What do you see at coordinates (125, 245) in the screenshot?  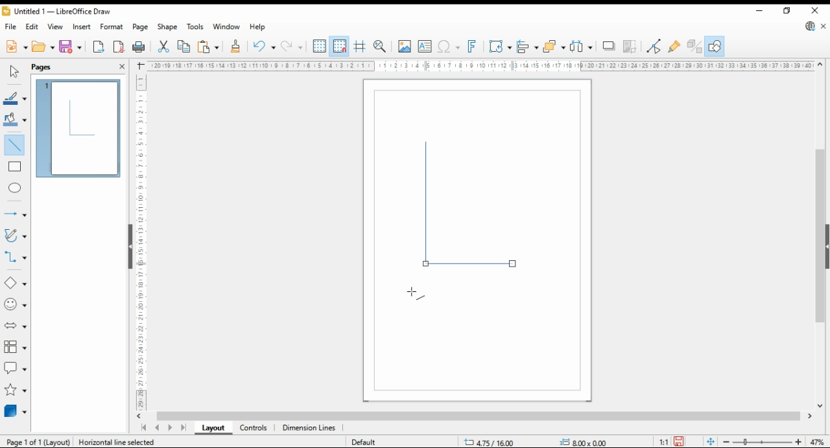 I see `scroll bar` at bounding box center [125, 245].